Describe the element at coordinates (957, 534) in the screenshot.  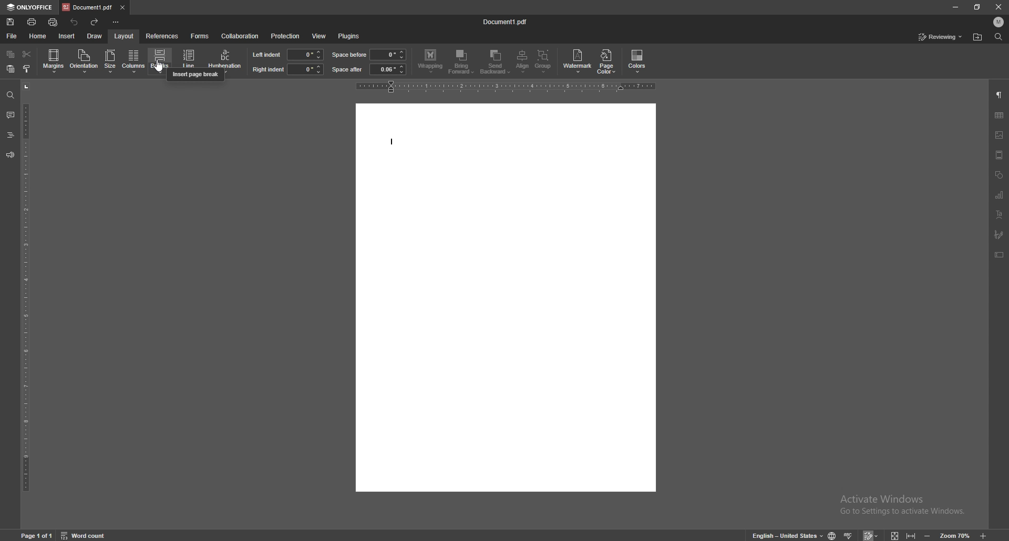
I see `zoom 70%` at that location.